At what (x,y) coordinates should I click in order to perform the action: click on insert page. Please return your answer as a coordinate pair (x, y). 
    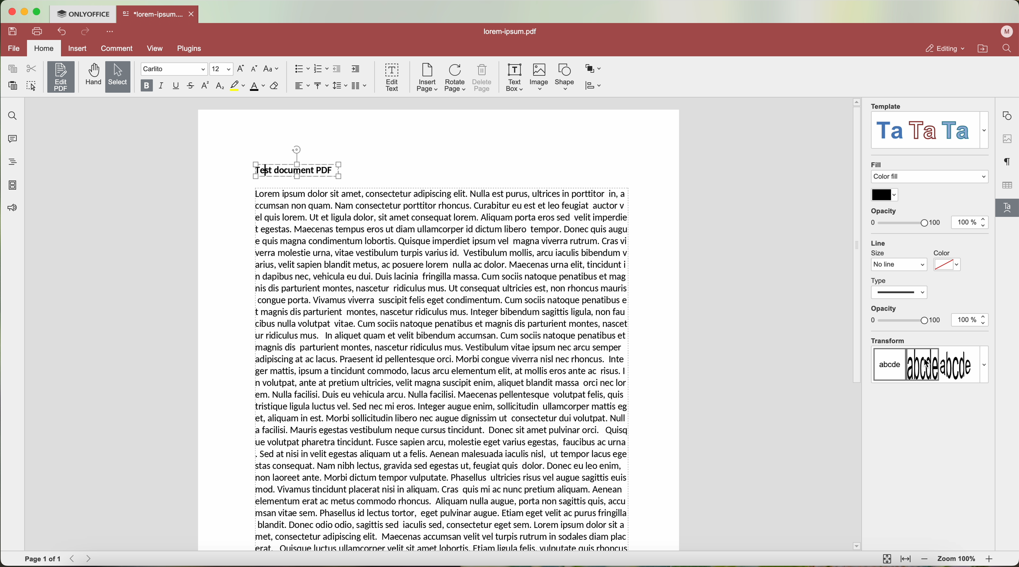
    Looking at the image, I should click on (426, 79).